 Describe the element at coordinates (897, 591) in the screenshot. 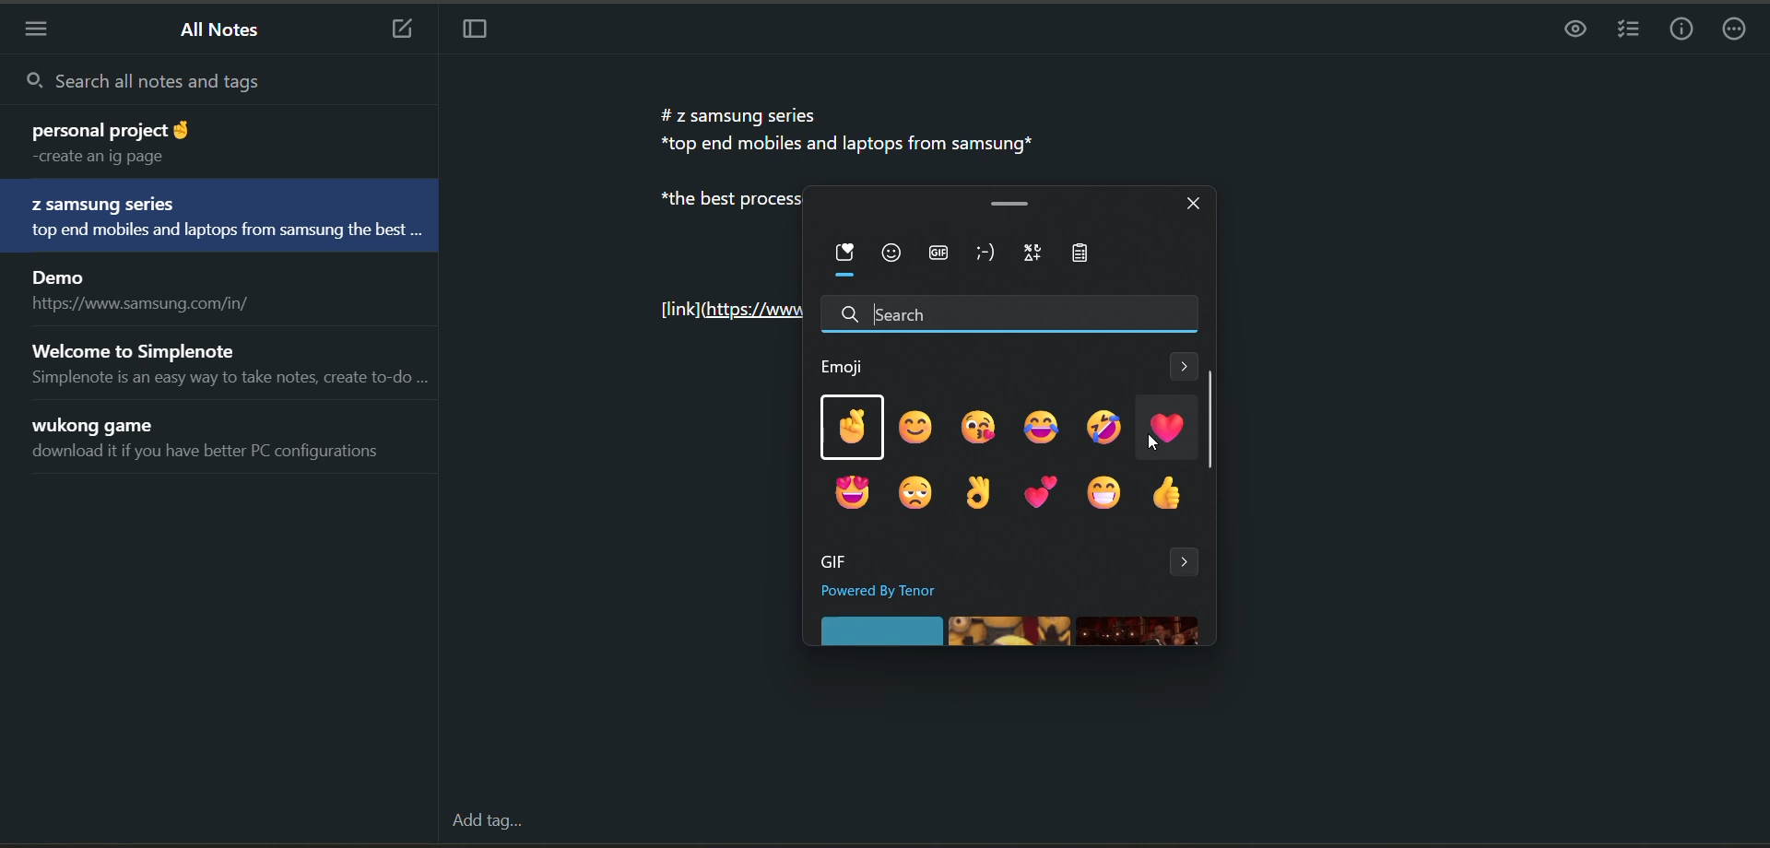

I see `powered by tenor` at that location.